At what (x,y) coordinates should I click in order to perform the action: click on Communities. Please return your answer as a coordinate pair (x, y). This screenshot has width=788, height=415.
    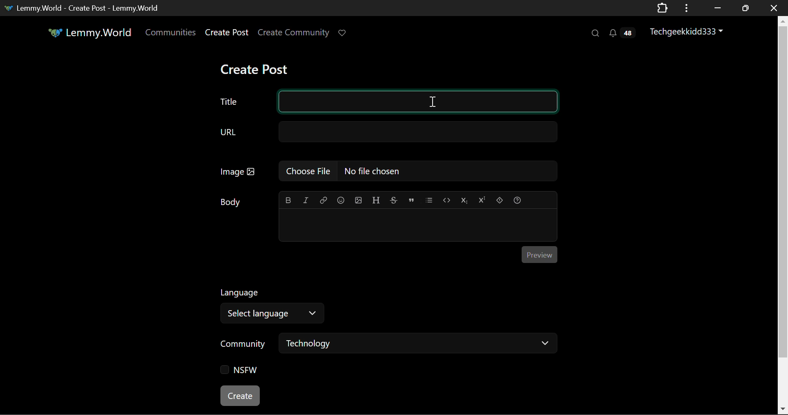
    Looking at the image, I should click on (171, 34).